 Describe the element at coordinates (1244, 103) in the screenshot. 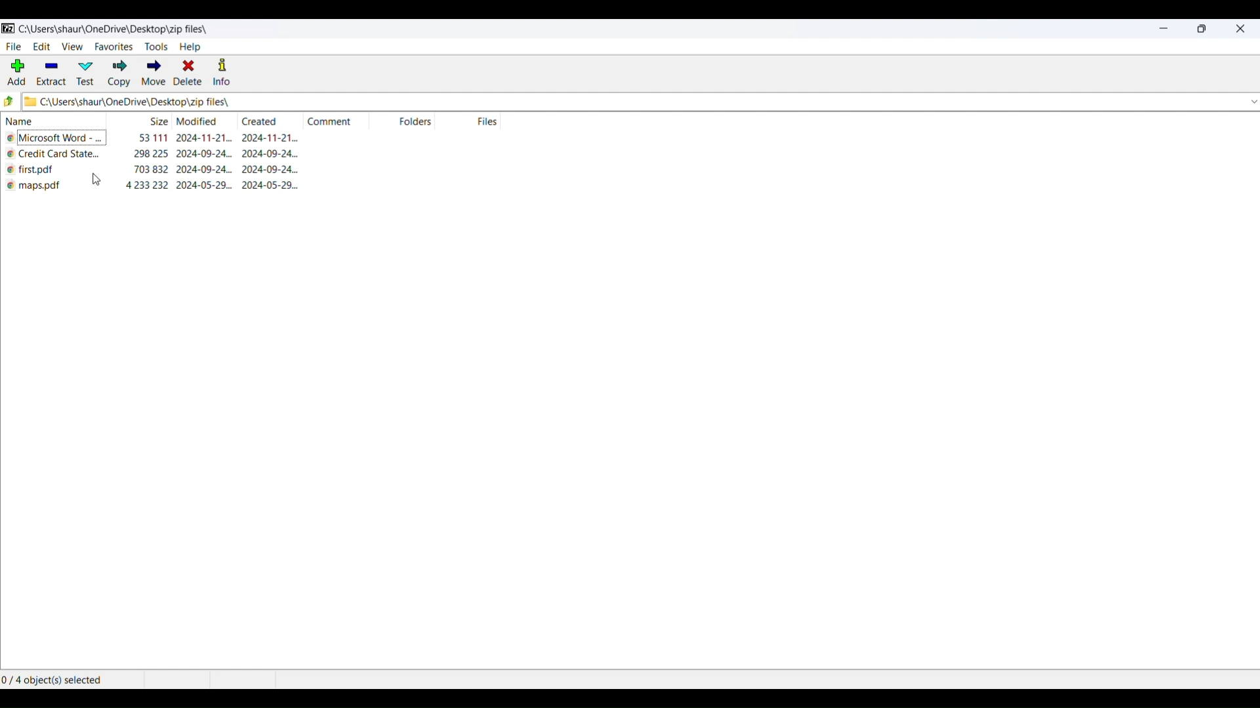

I see `down button` at that location.